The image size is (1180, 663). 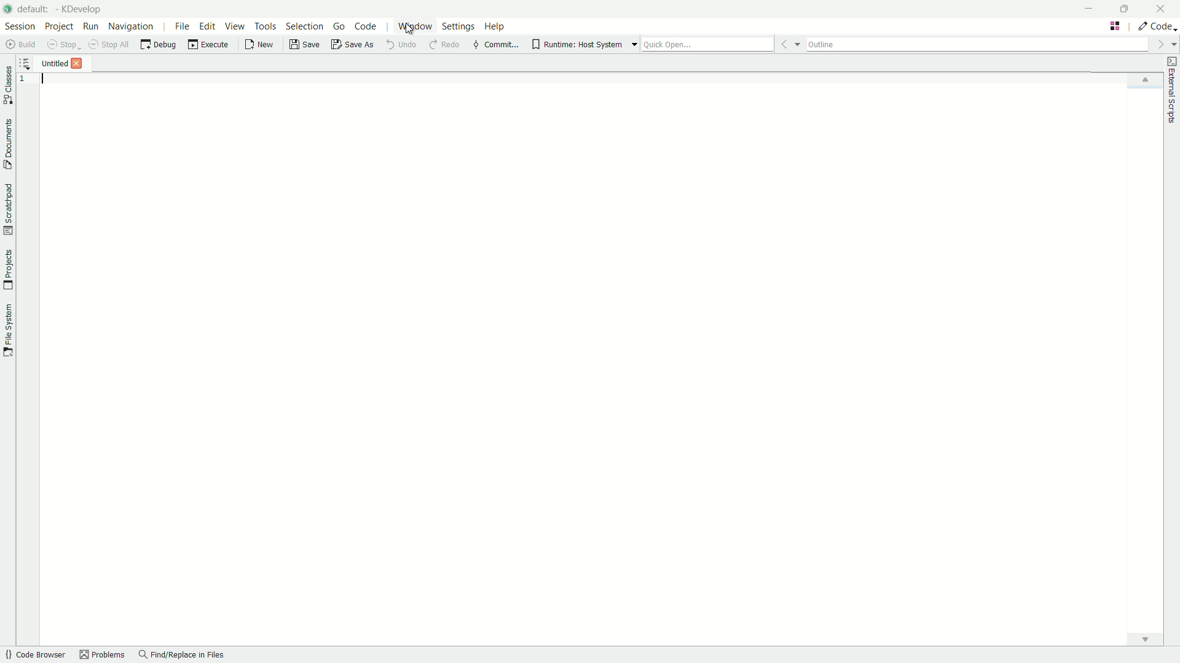 What do you see at coordinates (80, 64) in the screenshot?
I see `close file` at bounding box center [80, 64].